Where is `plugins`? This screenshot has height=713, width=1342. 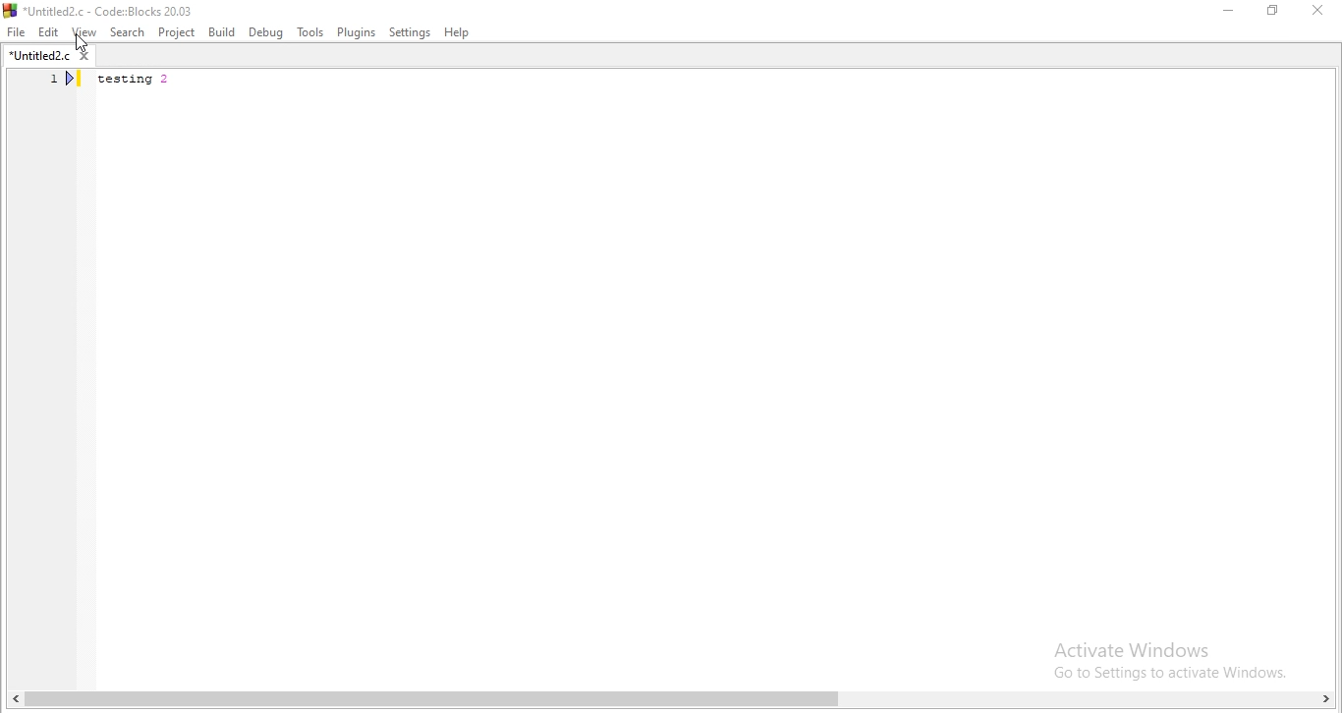
plugins is located at coordinates (356, 31).